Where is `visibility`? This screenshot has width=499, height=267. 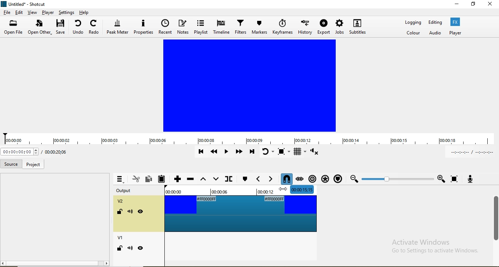
visibility is located at coordinates (141, 212).